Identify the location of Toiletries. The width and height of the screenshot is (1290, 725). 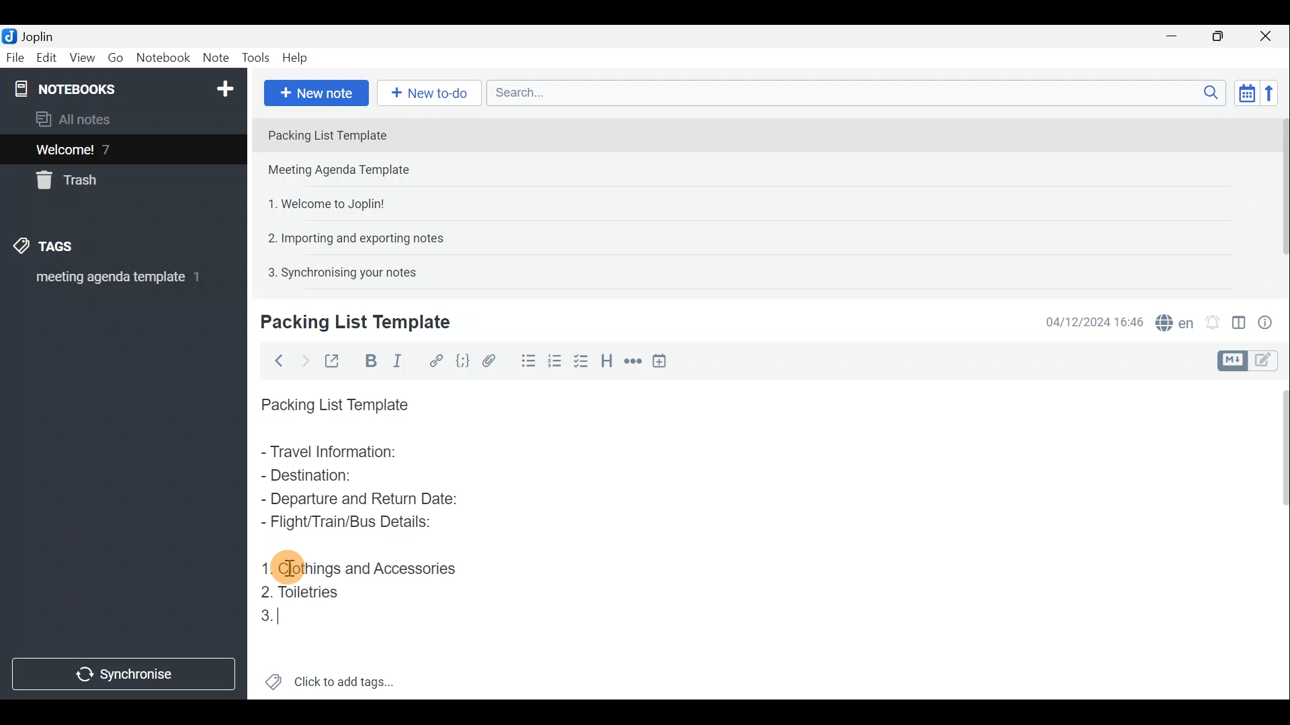
(303, 593).